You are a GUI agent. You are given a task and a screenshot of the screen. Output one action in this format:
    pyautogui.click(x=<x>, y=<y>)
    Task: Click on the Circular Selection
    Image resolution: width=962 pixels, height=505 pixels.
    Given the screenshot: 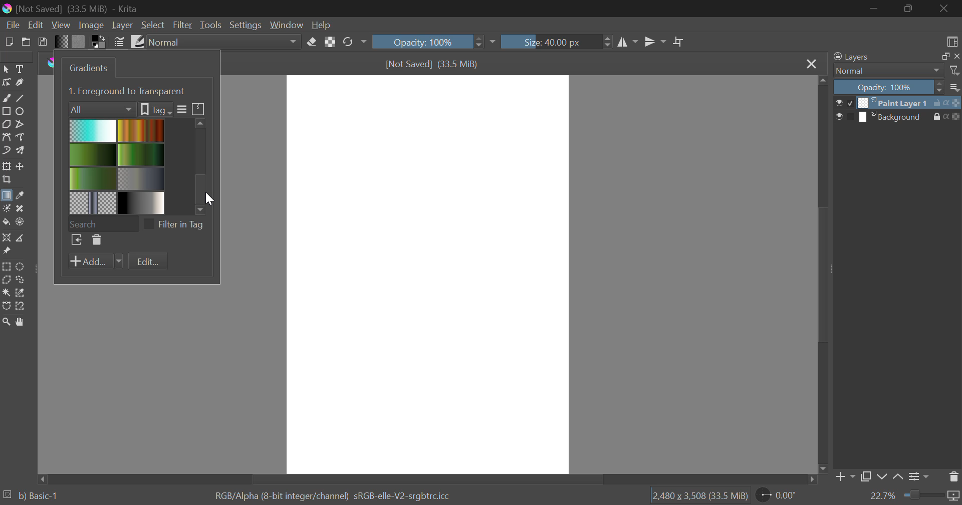 What is the action you would take?
    pyautogui.click(x=22, y=267)
    